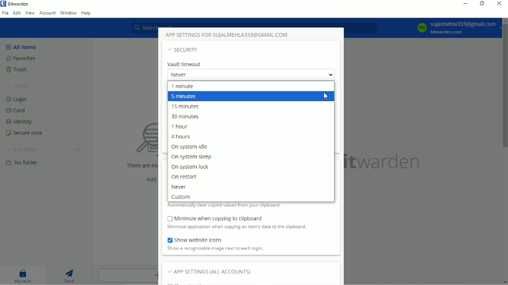  What do you see at coordinates (16, 100) in the screenshot?
I see `Login` at bounding box center [16, 100].